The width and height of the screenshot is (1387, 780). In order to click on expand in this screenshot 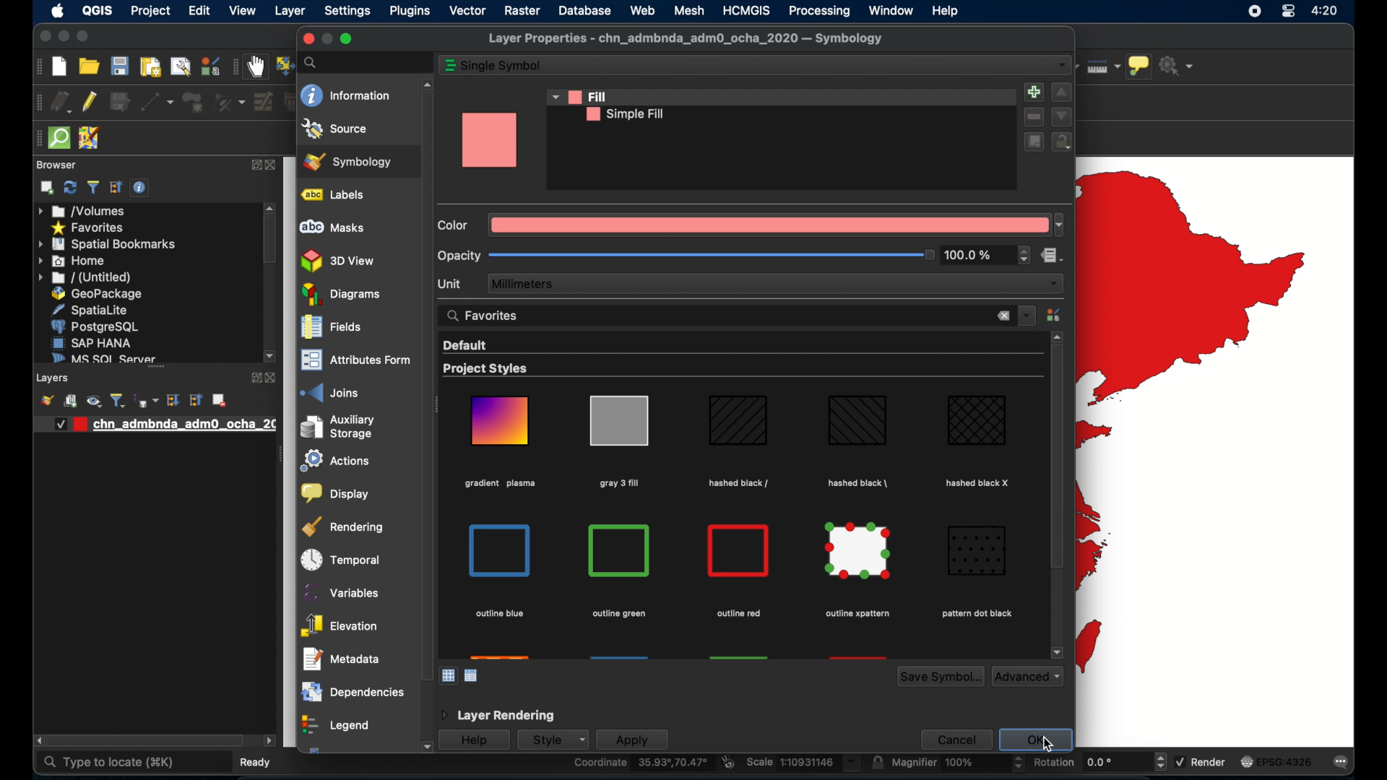, I will do `click(173, 400)`.